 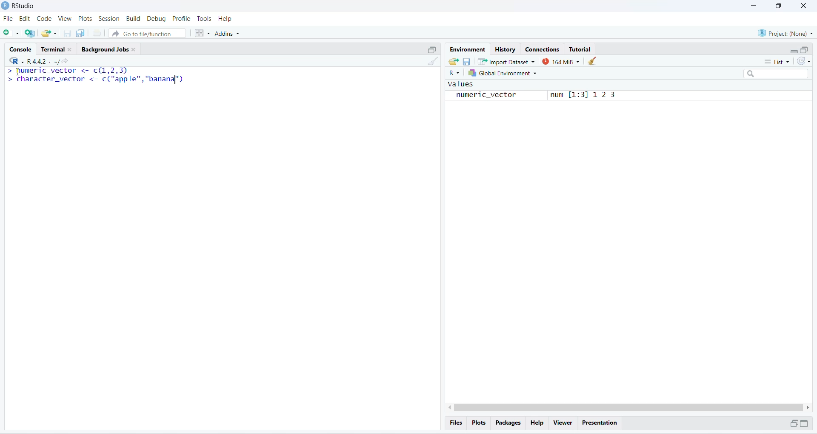 What do you see at coordinates (434, 62) in the screenshot?
I see `clear console` at bounding box center [434, 62].